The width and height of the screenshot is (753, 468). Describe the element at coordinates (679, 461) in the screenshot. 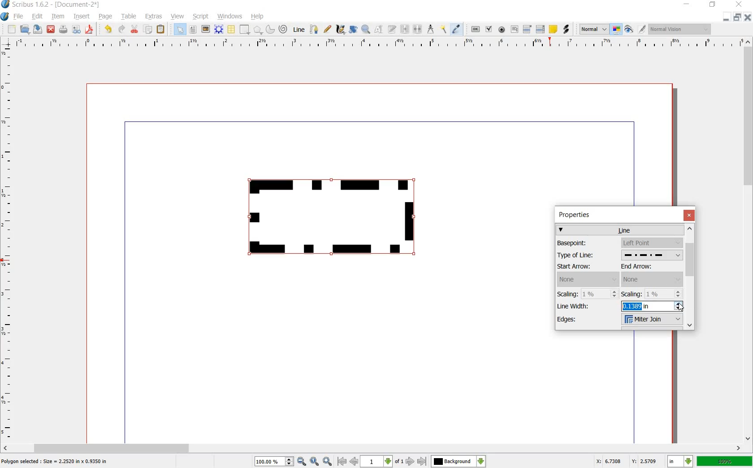

I see `select current unit` at that location.